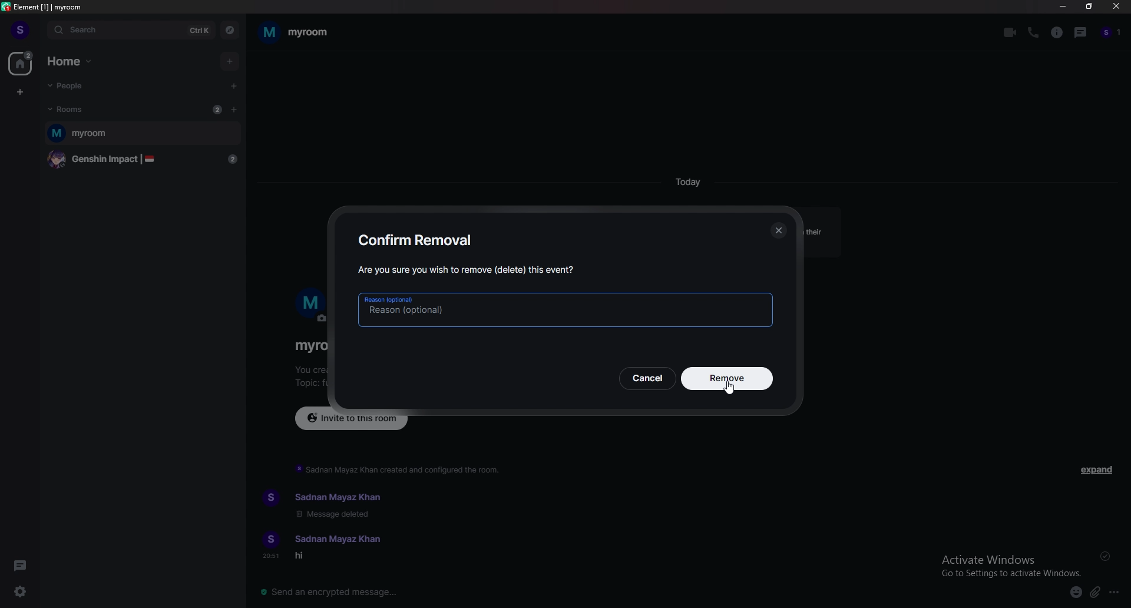 The height and width of the screenshot is (608, 1131). I want to click on attachment, so click(1095, 592).